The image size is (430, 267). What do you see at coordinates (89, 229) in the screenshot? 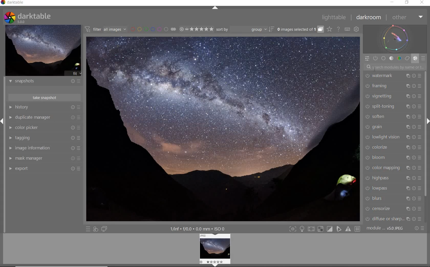
I see `QUICK ACCESS TO PRESET` at bounding box center [89, 229].